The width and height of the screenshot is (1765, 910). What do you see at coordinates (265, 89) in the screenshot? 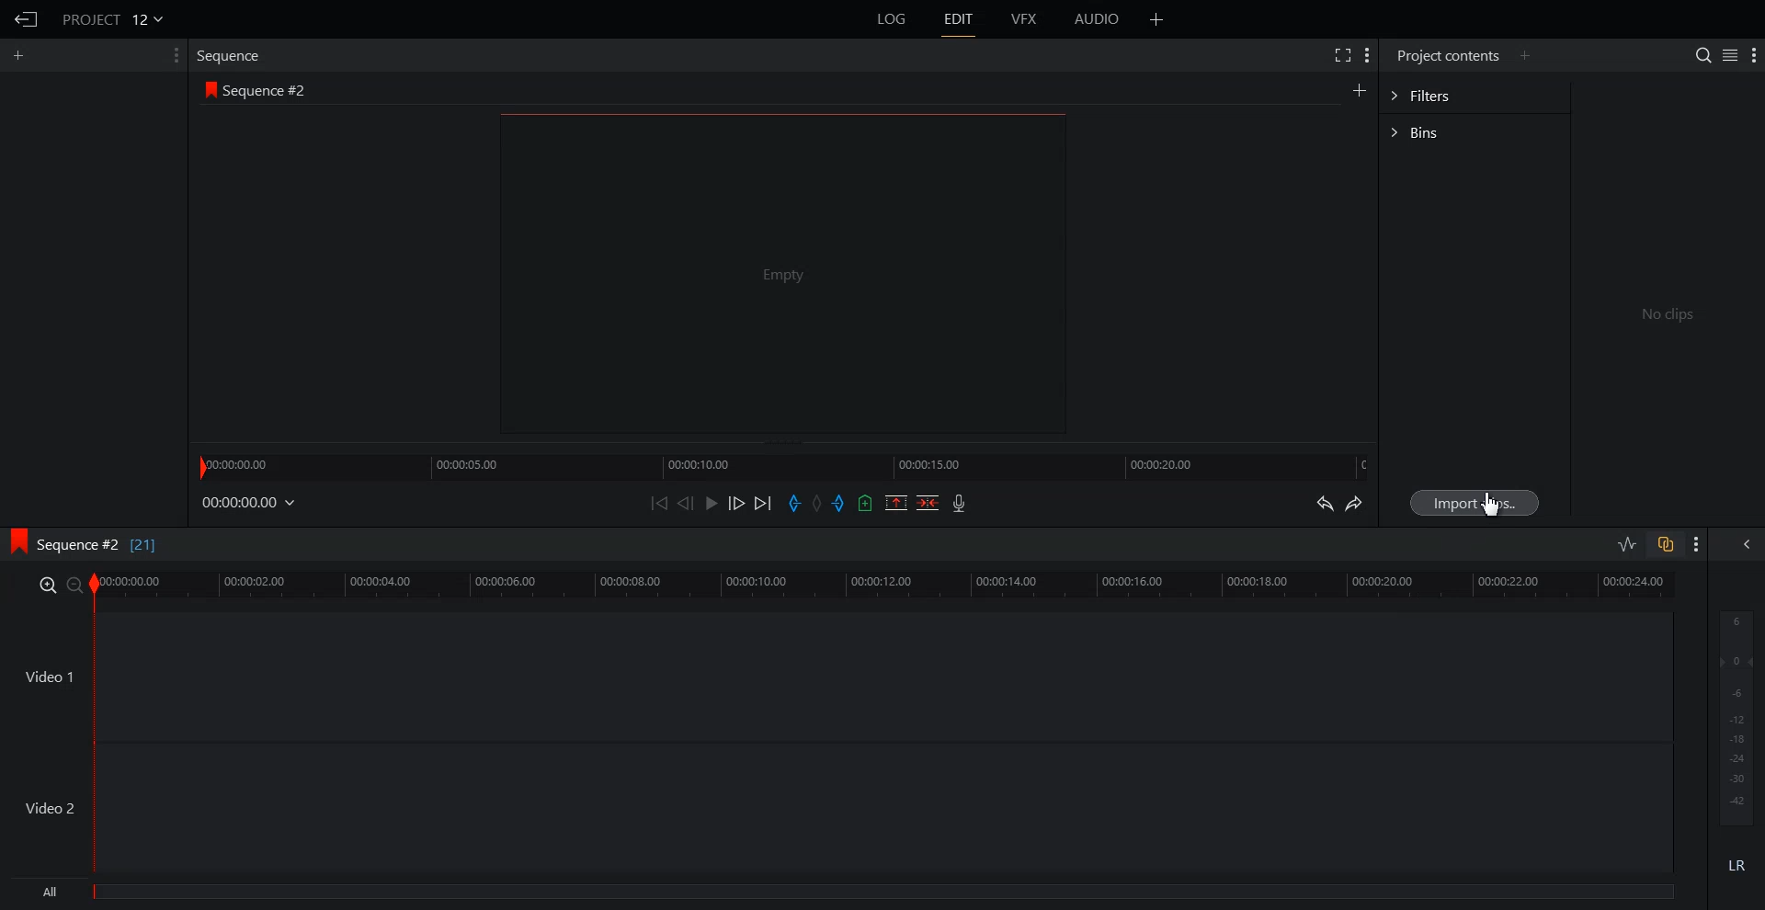
I see `Sequence #2` at bounding box center [265, 89].